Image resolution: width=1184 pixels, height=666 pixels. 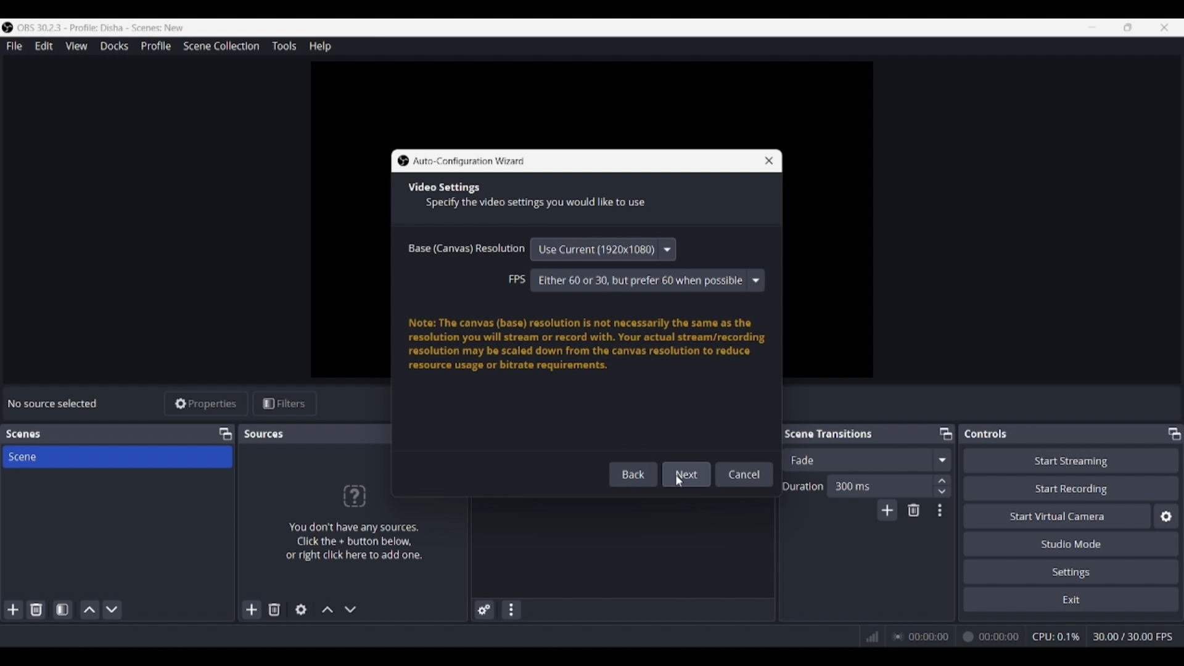 What do you see at coordinates (285, 404) in the screenshot?
I see `Filters` at bounding box center [285, 404].